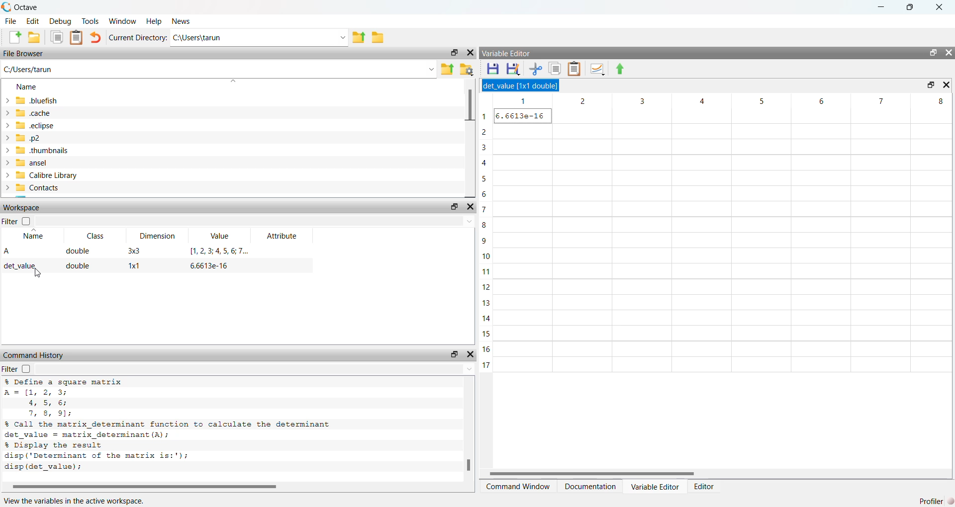  I want to click on  1,2,3,4,6,7..., so click(217, 251).